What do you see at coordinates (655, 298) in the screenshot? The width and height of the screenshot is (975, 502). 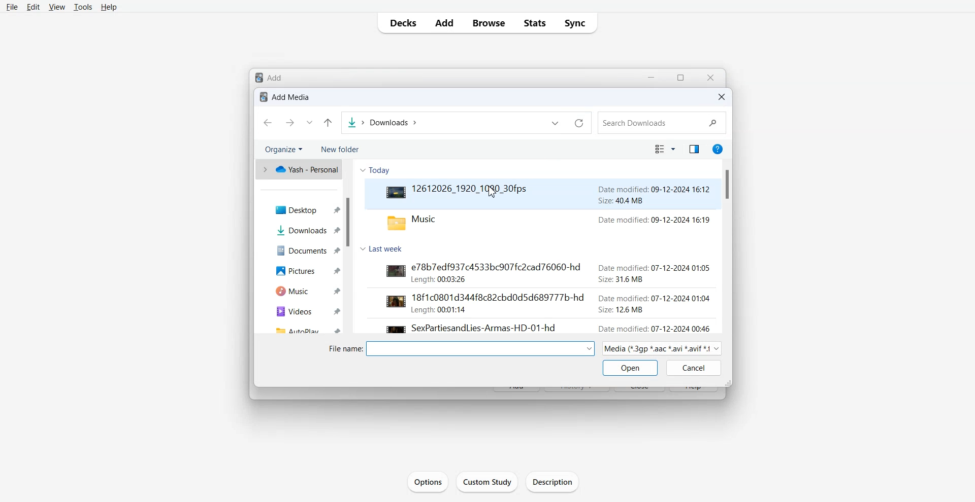 I see `date modified` at bounding box center [655, 298].